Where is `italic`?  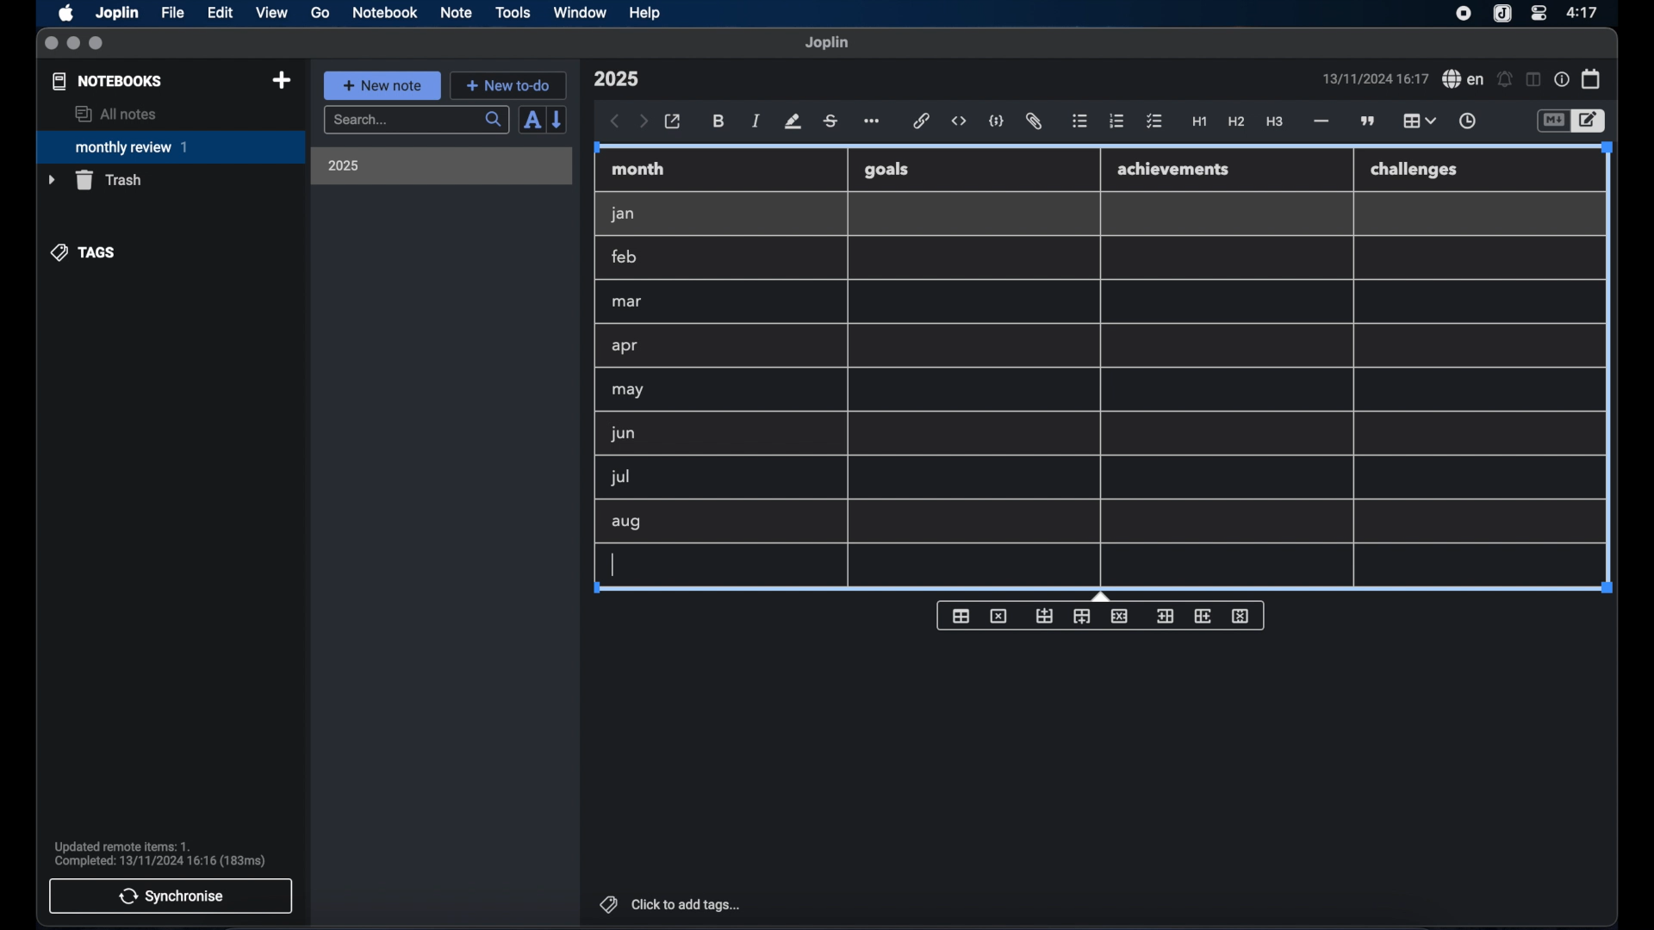
italic is located at coordinates (756, 121).